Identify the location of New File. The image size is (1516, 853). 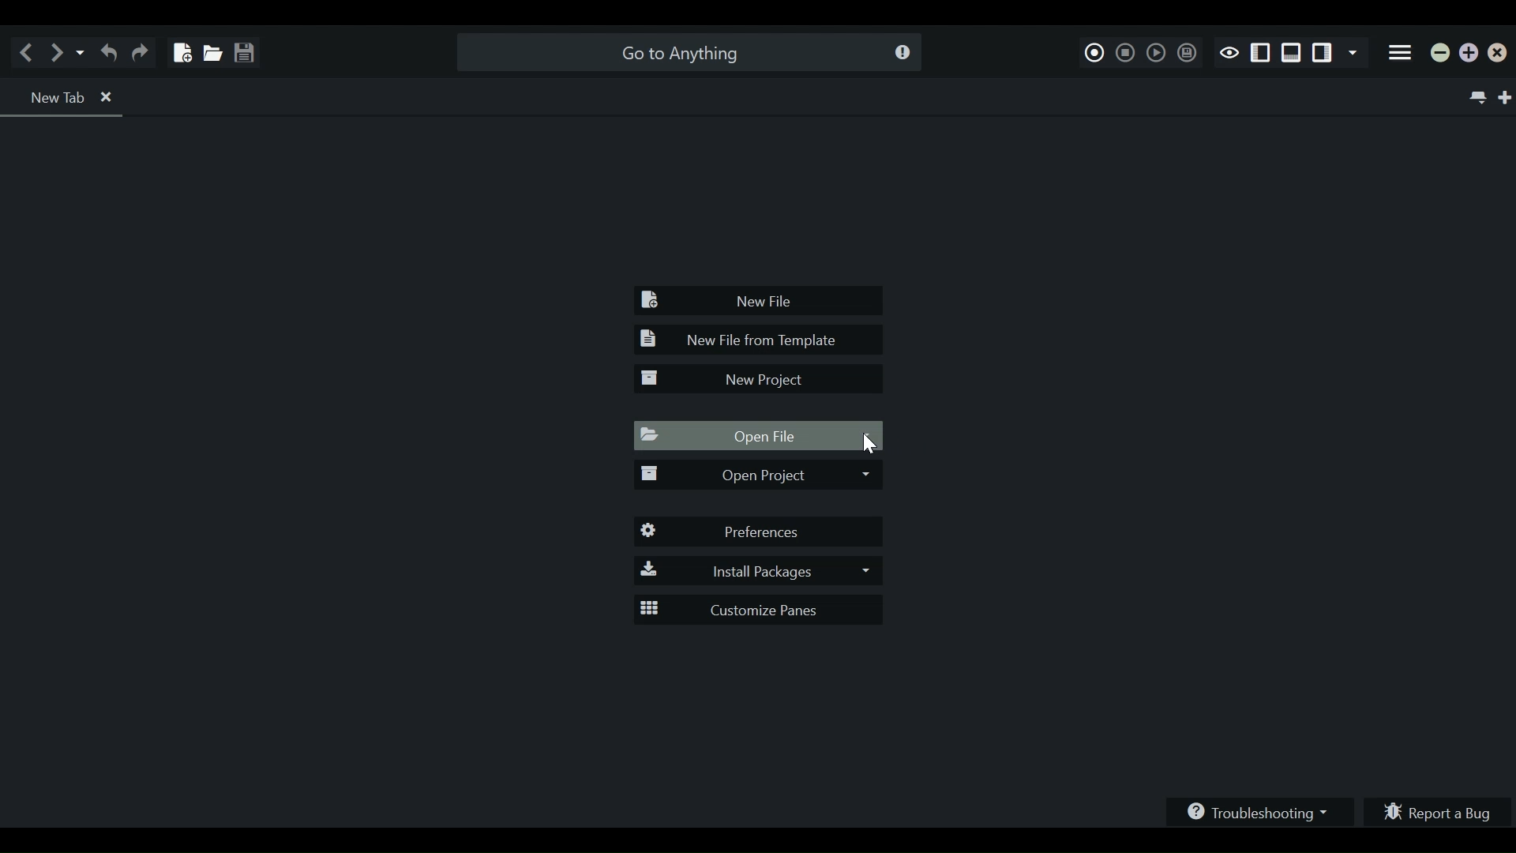
(179, 47).